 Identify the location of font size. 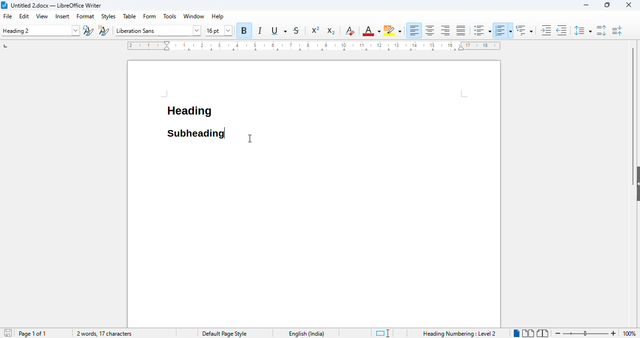
(219, 31).